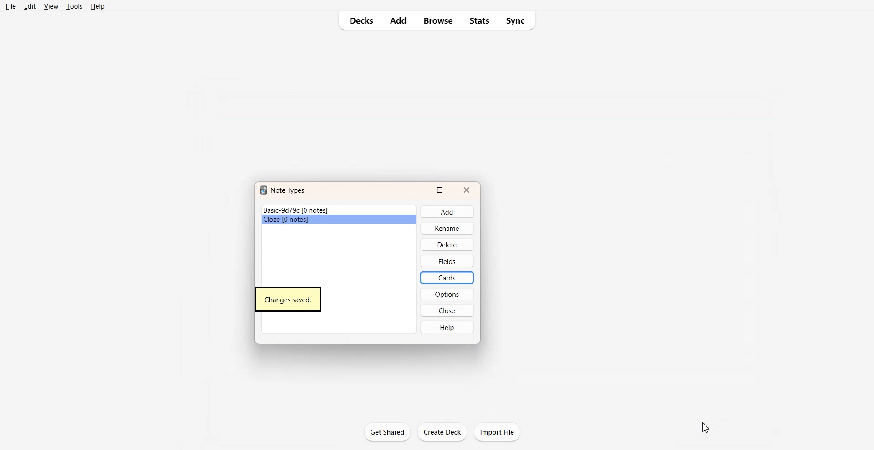  What do you see at coordinates (467, 189) in the screenshot?
I see `close` at bounding box center [467, 189].